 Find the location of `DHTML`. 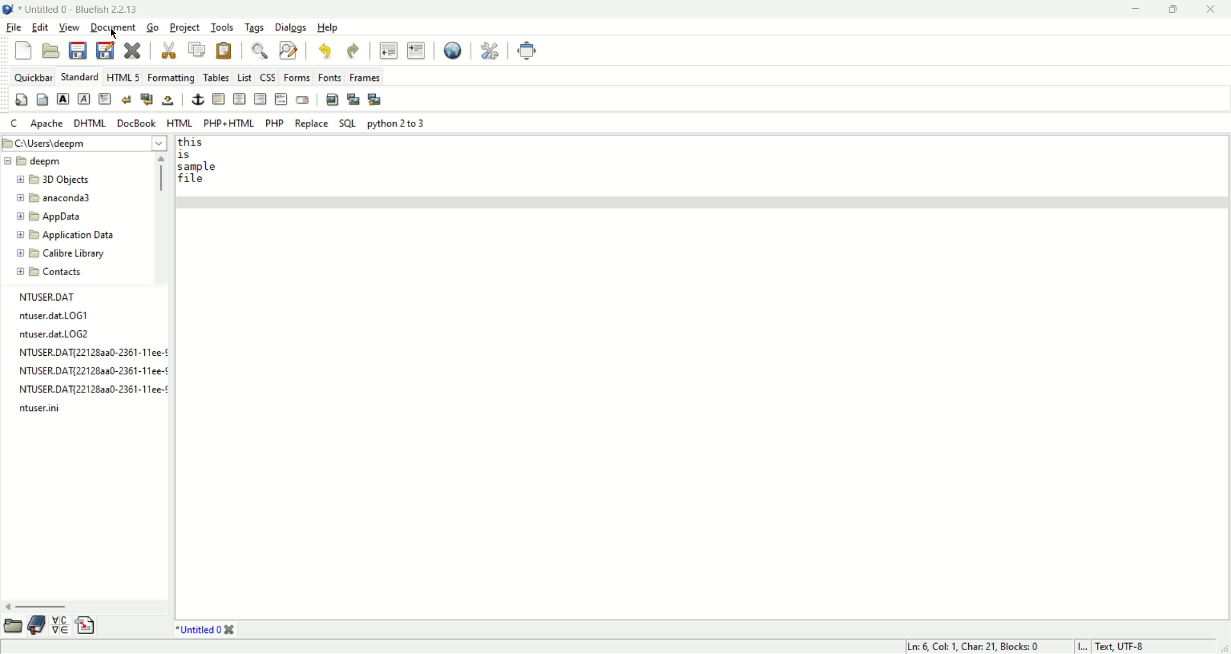

DHTML is located at coordinates (90, 124).